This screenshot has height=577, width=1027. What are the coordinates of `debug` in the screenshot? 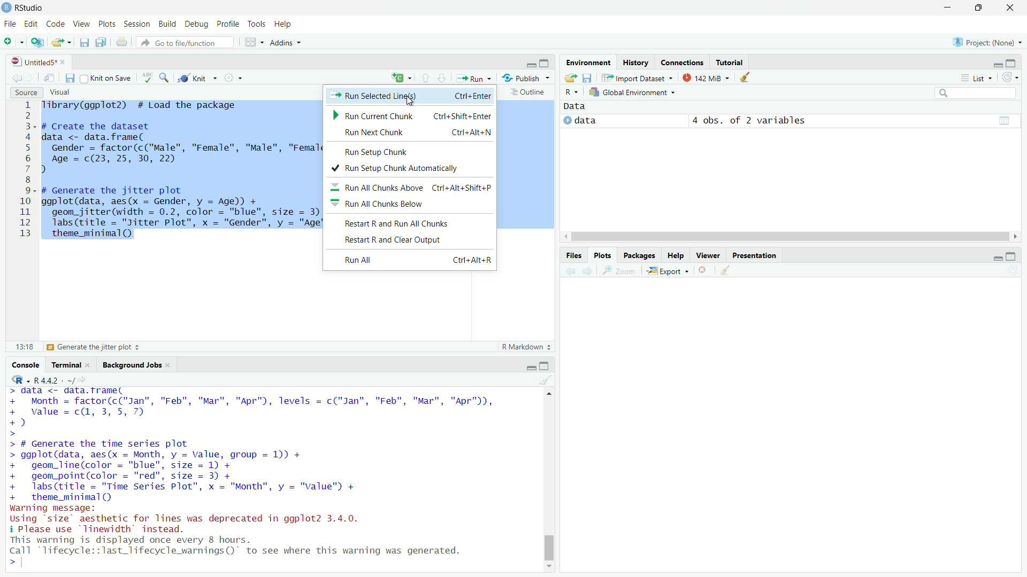 It's located at (197, 22).